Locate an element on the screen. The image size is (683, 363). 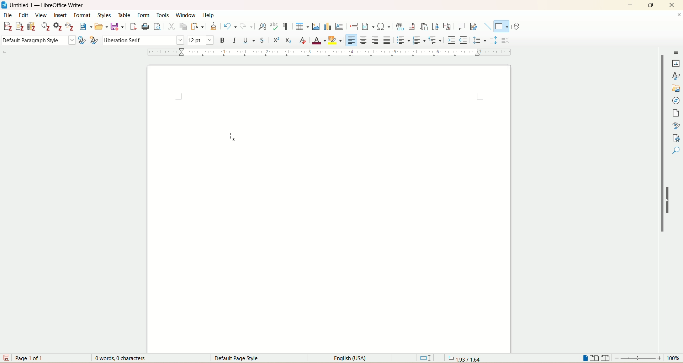
select outline format is located at coordinates (435, 40).